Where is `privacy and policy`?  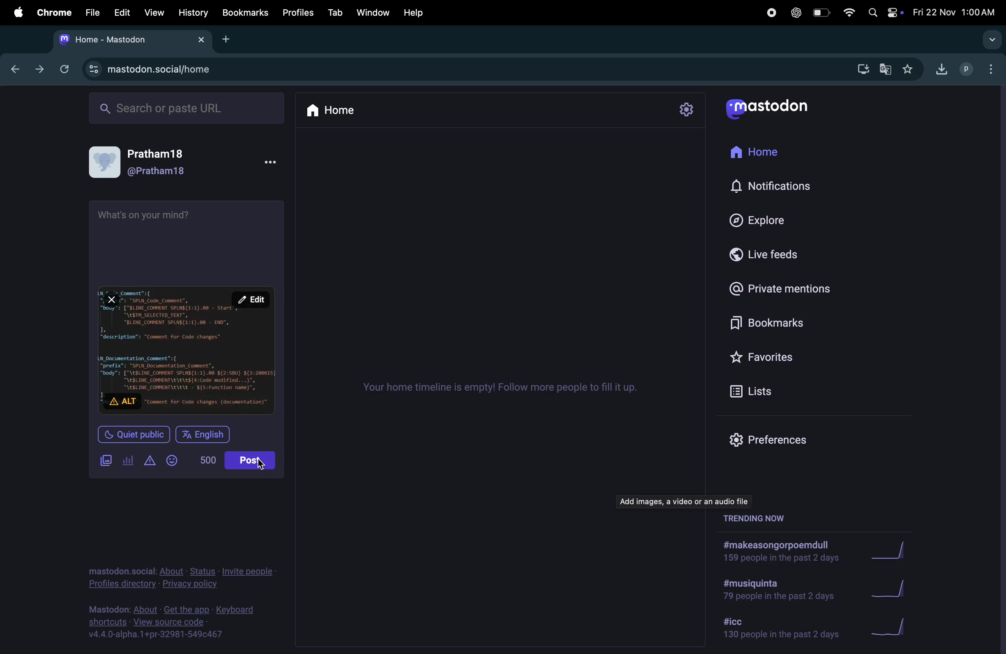 privacy and policy is located at coordinates (189, 585).